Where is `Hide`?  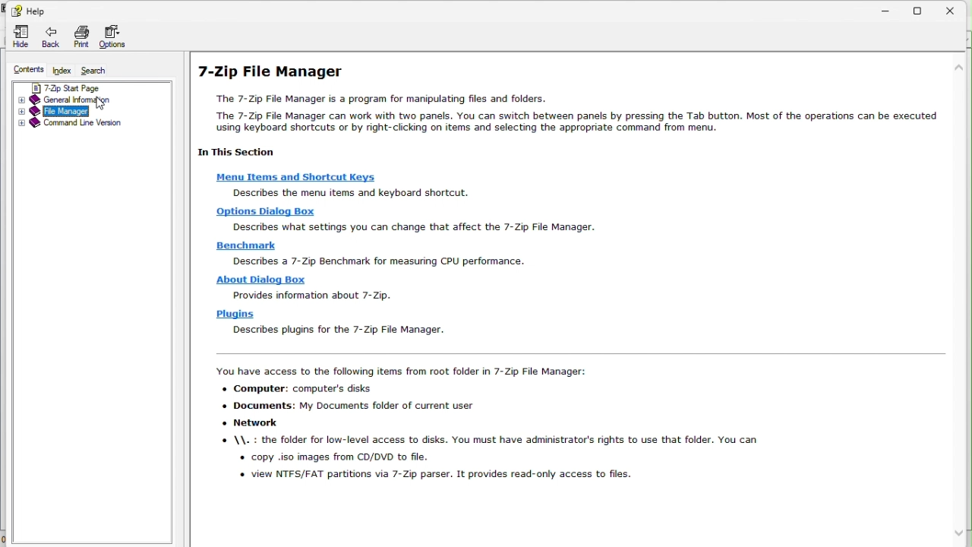
Hide is located at coordinates (17, 34).